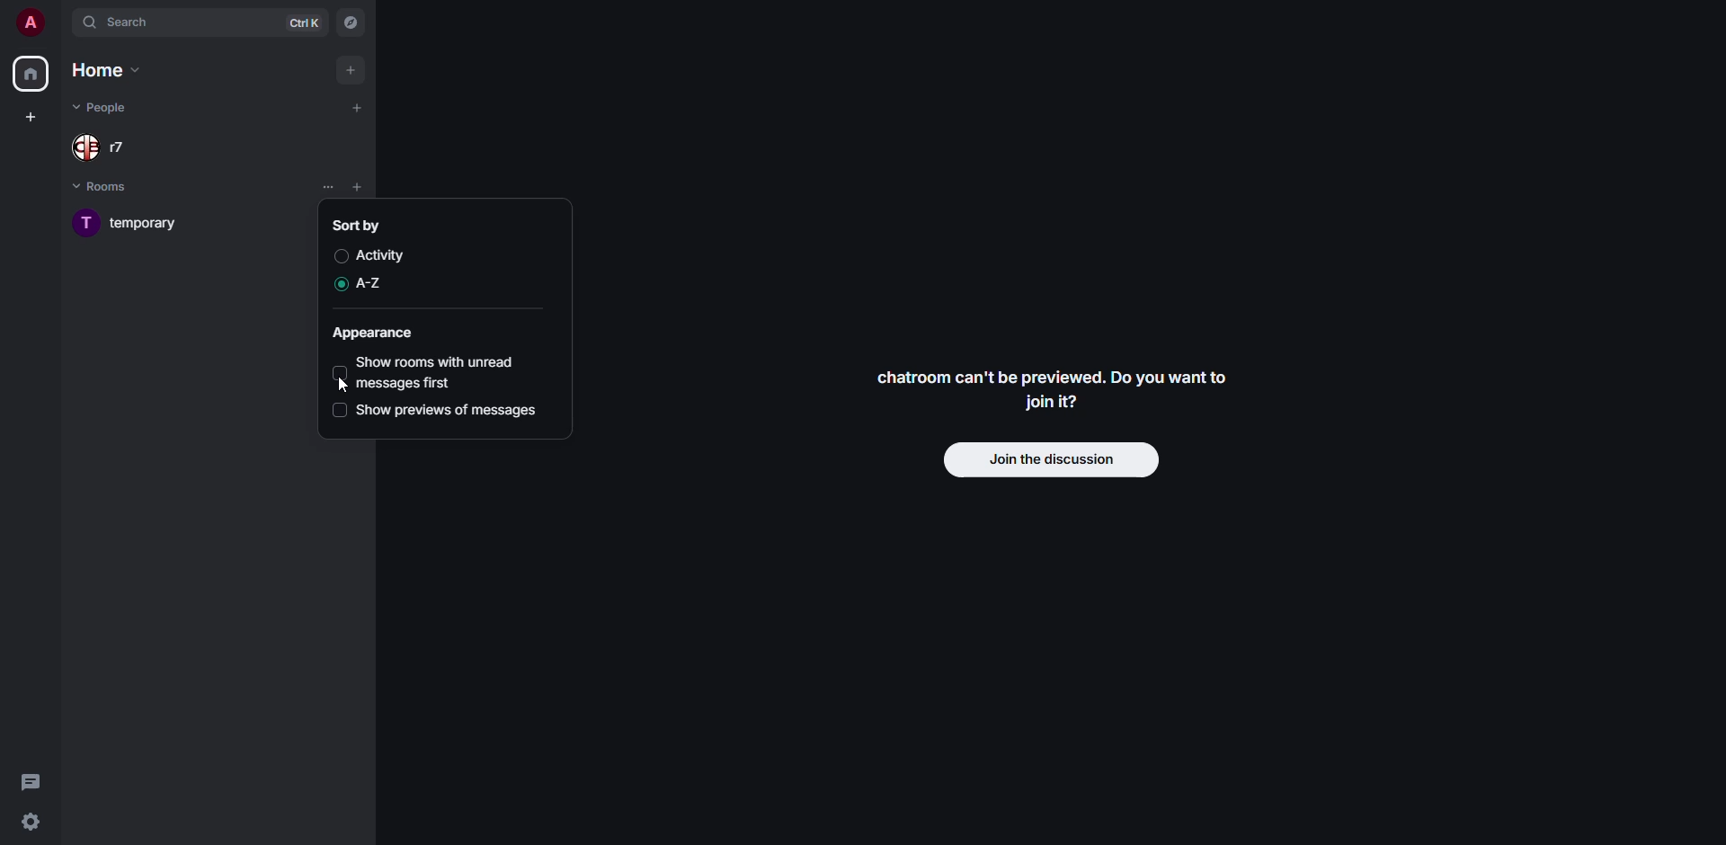  What do you see at coordinates (341, 256) in the screenshot?
I see `disabled` at bounding box center [341, 256].